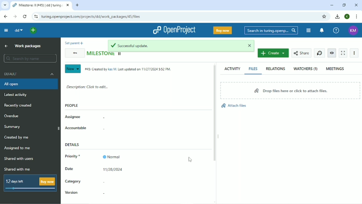  What do you see at coordinates (103, 193) in the screenshot?
I see `-` at bounding box center [103, 193].